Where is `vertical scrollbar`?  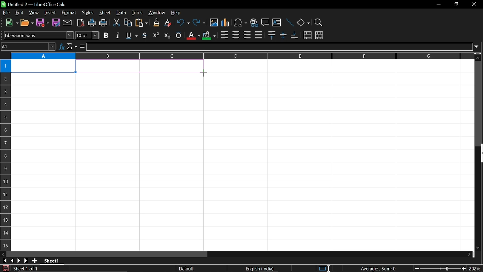 vertical scrollbar is located at coordinates (478, 104).